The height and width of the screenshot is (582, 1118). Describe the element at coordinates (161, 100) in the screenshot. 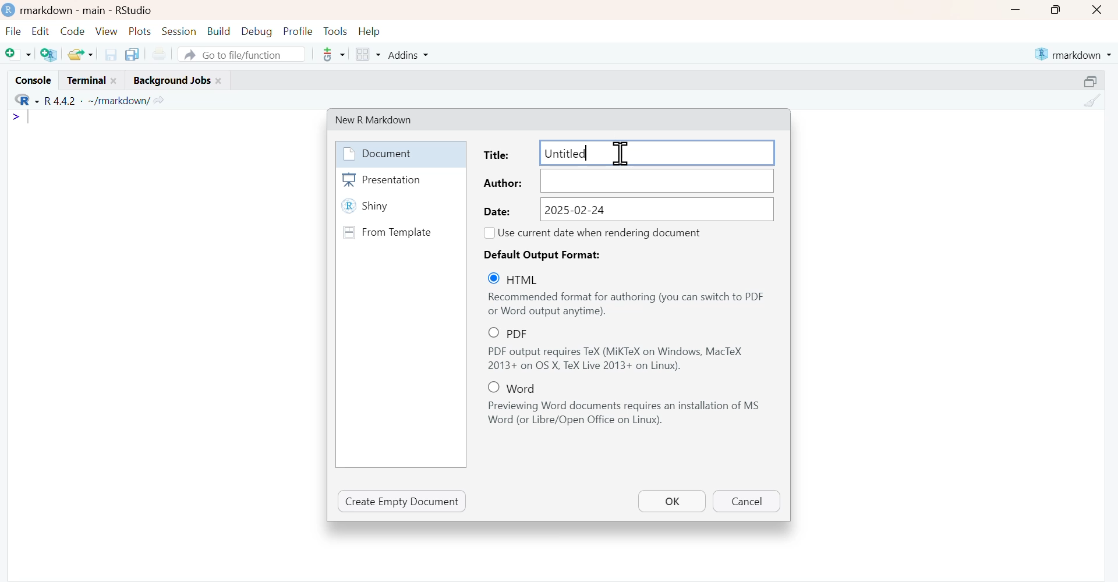

I see `go to directory` at that location.